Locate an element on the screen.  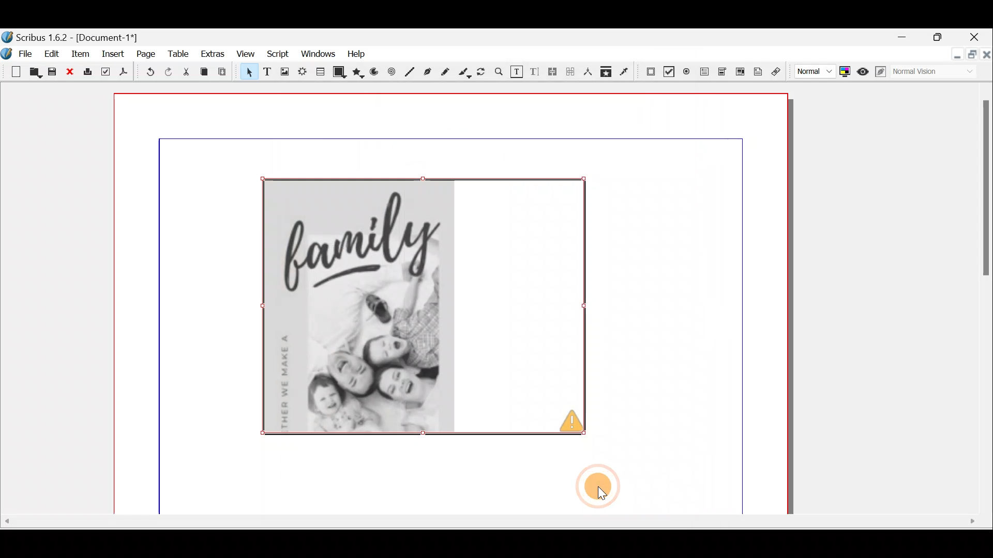
Measurements is located at coordinates (587, 71).